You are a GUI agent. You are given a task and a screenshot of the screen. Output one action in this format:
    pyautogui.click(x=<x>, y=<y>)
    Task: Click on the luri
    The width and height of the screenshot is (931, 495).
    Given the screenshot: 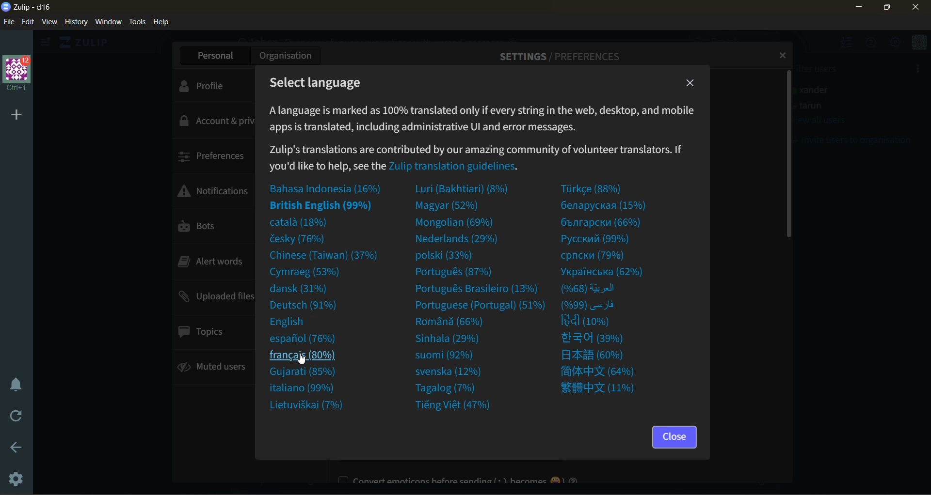 What is the action you would take?
    pyautogui.click(x=460, y=188)
    